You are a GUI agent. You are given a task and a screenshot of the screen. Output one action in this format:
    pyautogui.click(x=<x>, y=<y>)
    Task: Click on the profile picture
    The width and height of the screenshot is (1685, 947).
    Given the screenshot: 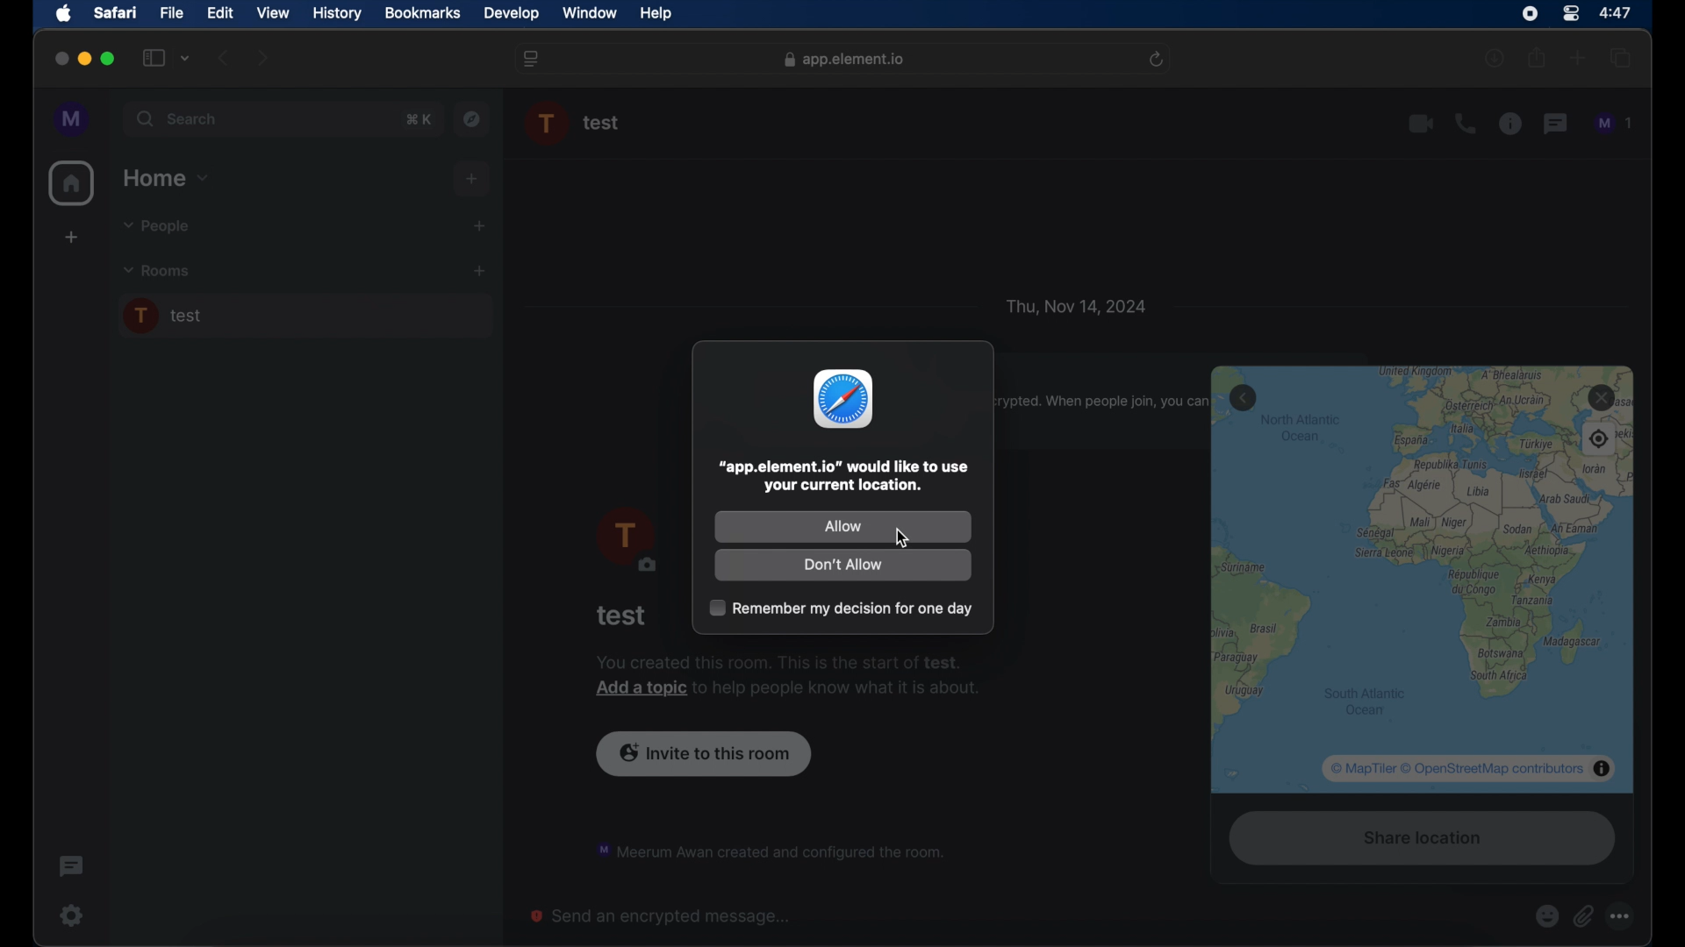 What is the action you would take?
    pyautogui.click(x=548, y=124)
    